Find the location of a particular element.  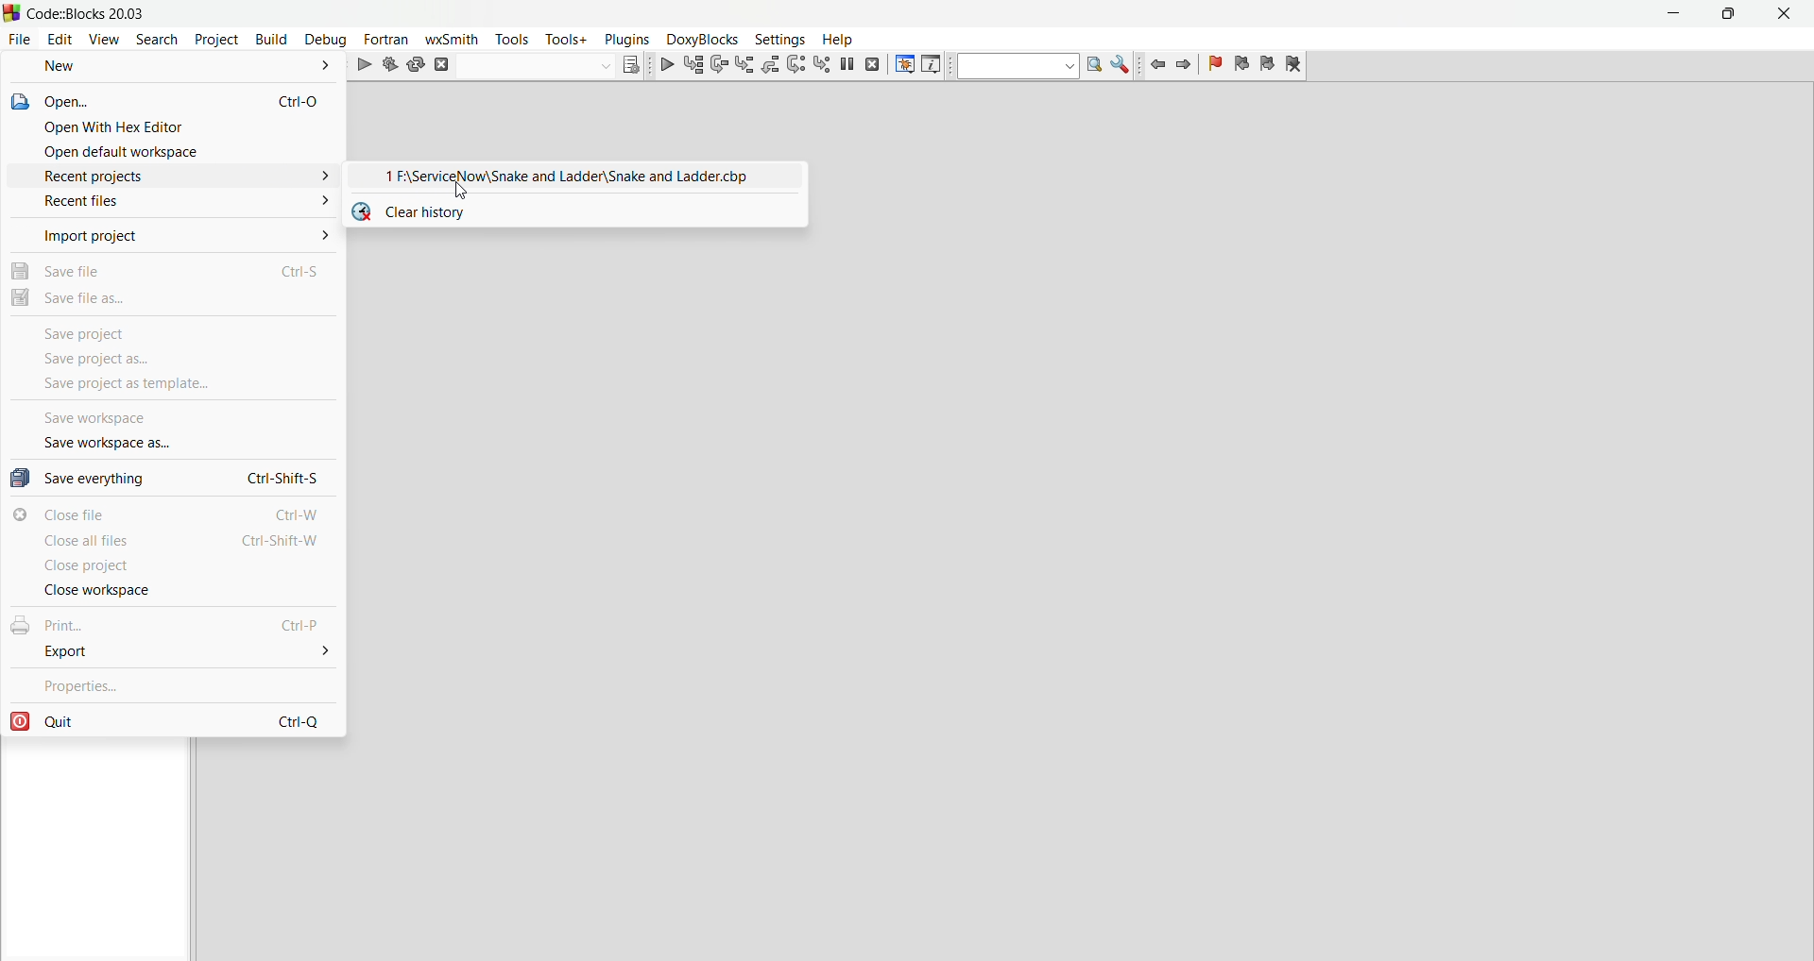

tools is located at coordinates (513, 39).